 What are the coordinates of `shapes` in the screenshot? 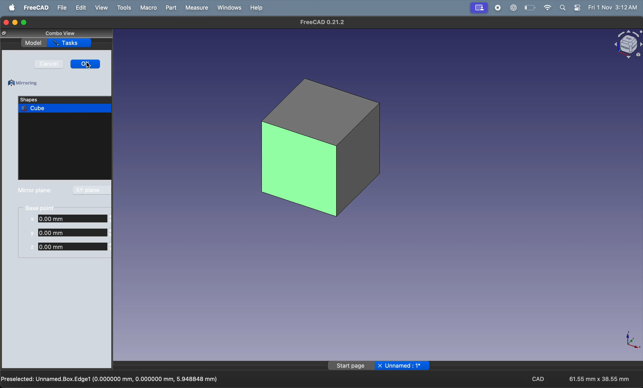 It's located at (47, 99).